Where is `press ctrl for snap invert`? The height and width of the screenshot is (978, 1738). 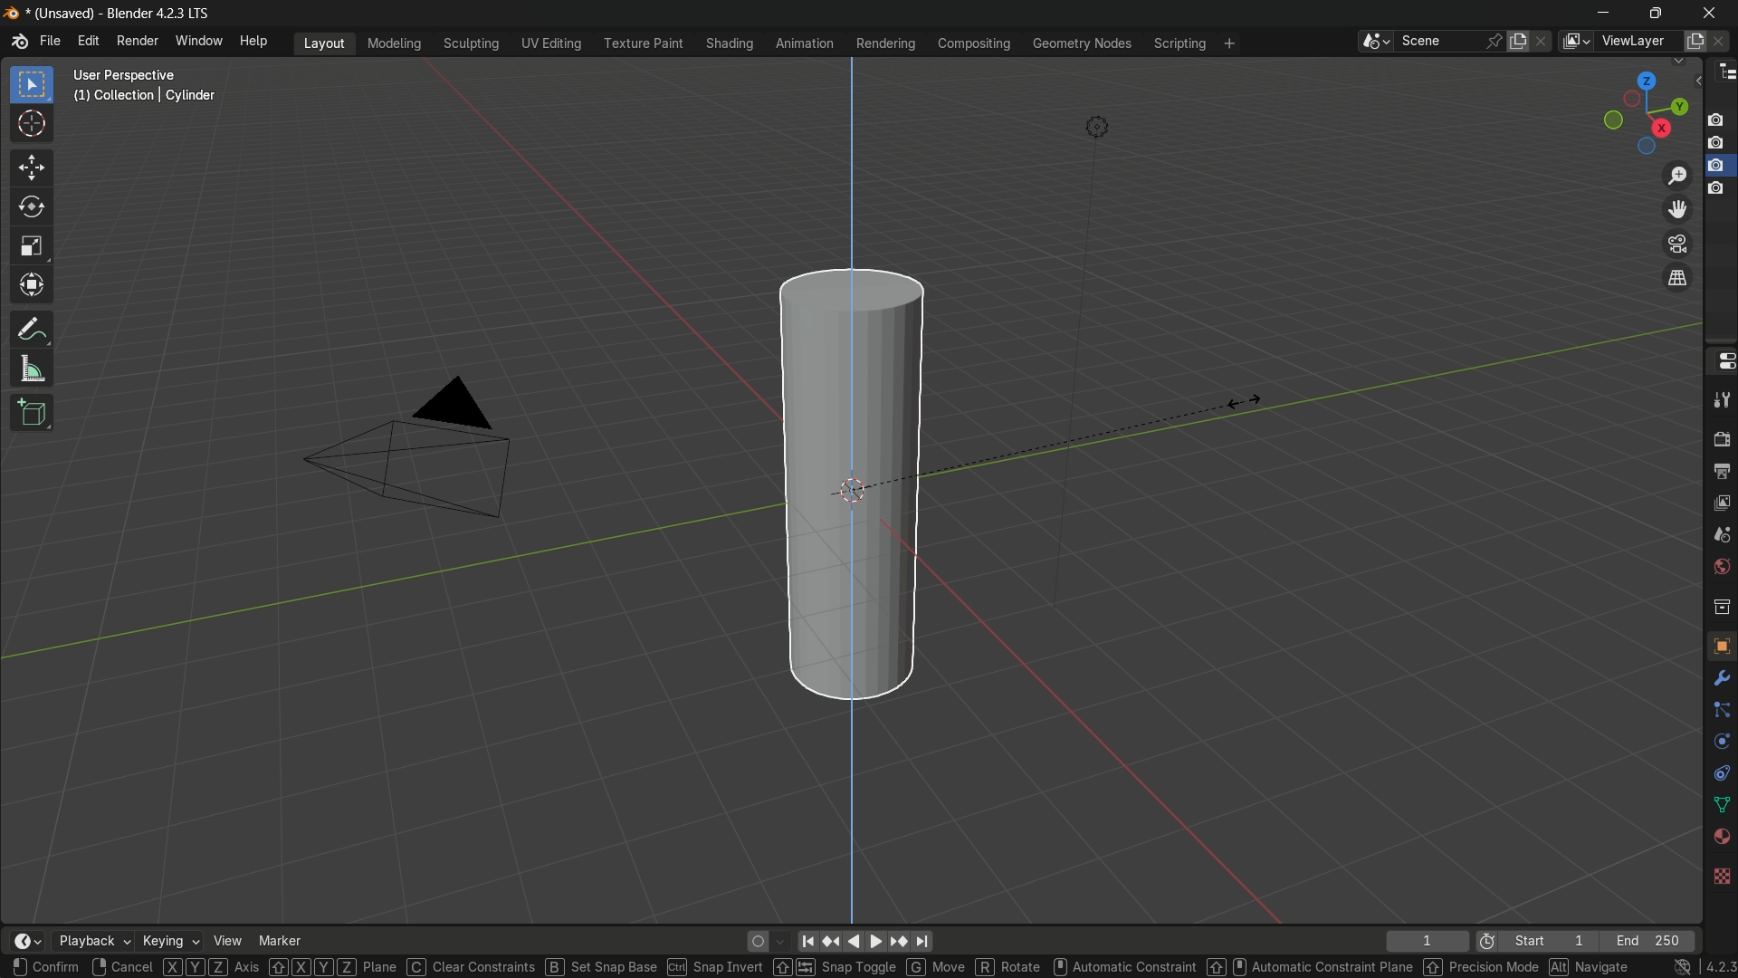 press ctrl for snap invert is located at coordinates (714, 967).